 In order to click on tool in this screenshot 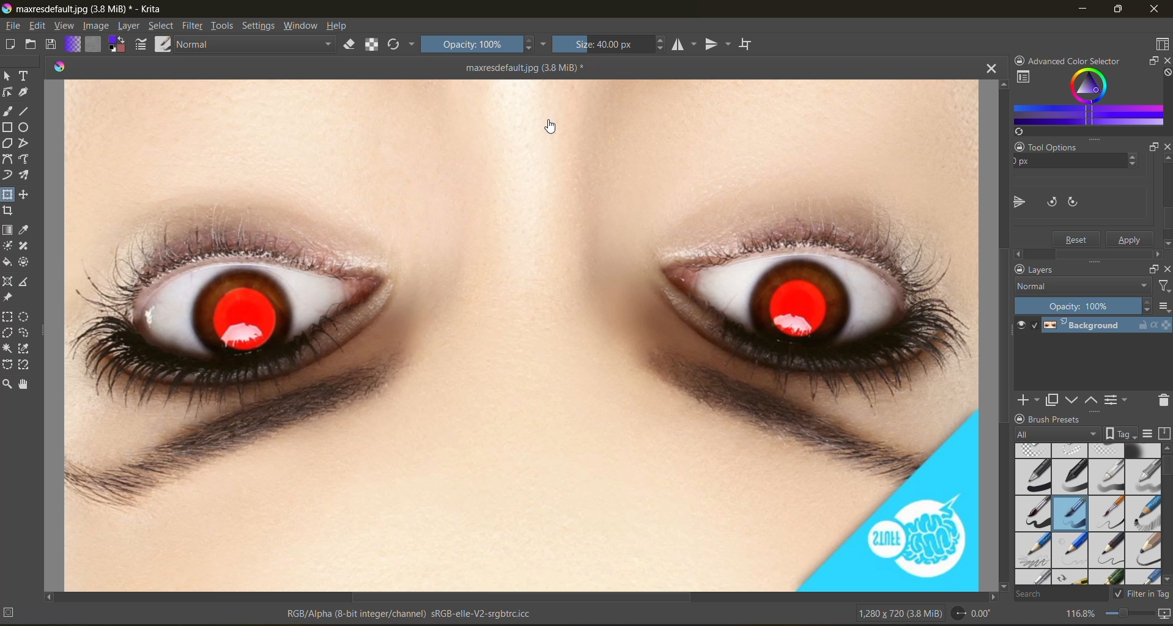, I will do `click(27, 111)`.